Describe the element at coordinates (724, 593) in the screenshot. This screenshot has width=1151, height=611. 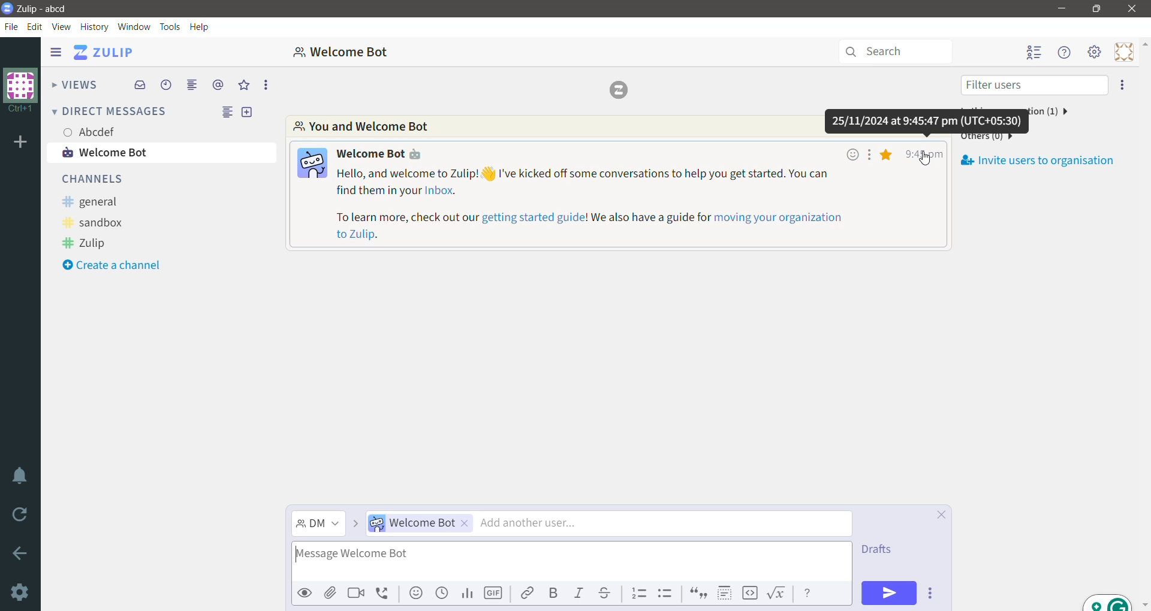
I see `Spoiler` at that location.